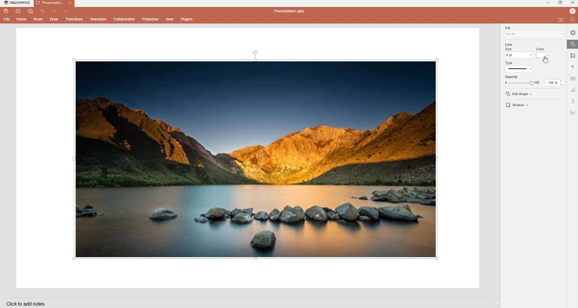 The height and width of the screenshot is (308, 578). Describe the element at coordinates (519, 51) in the screenshot. I see `Line size` at that location.